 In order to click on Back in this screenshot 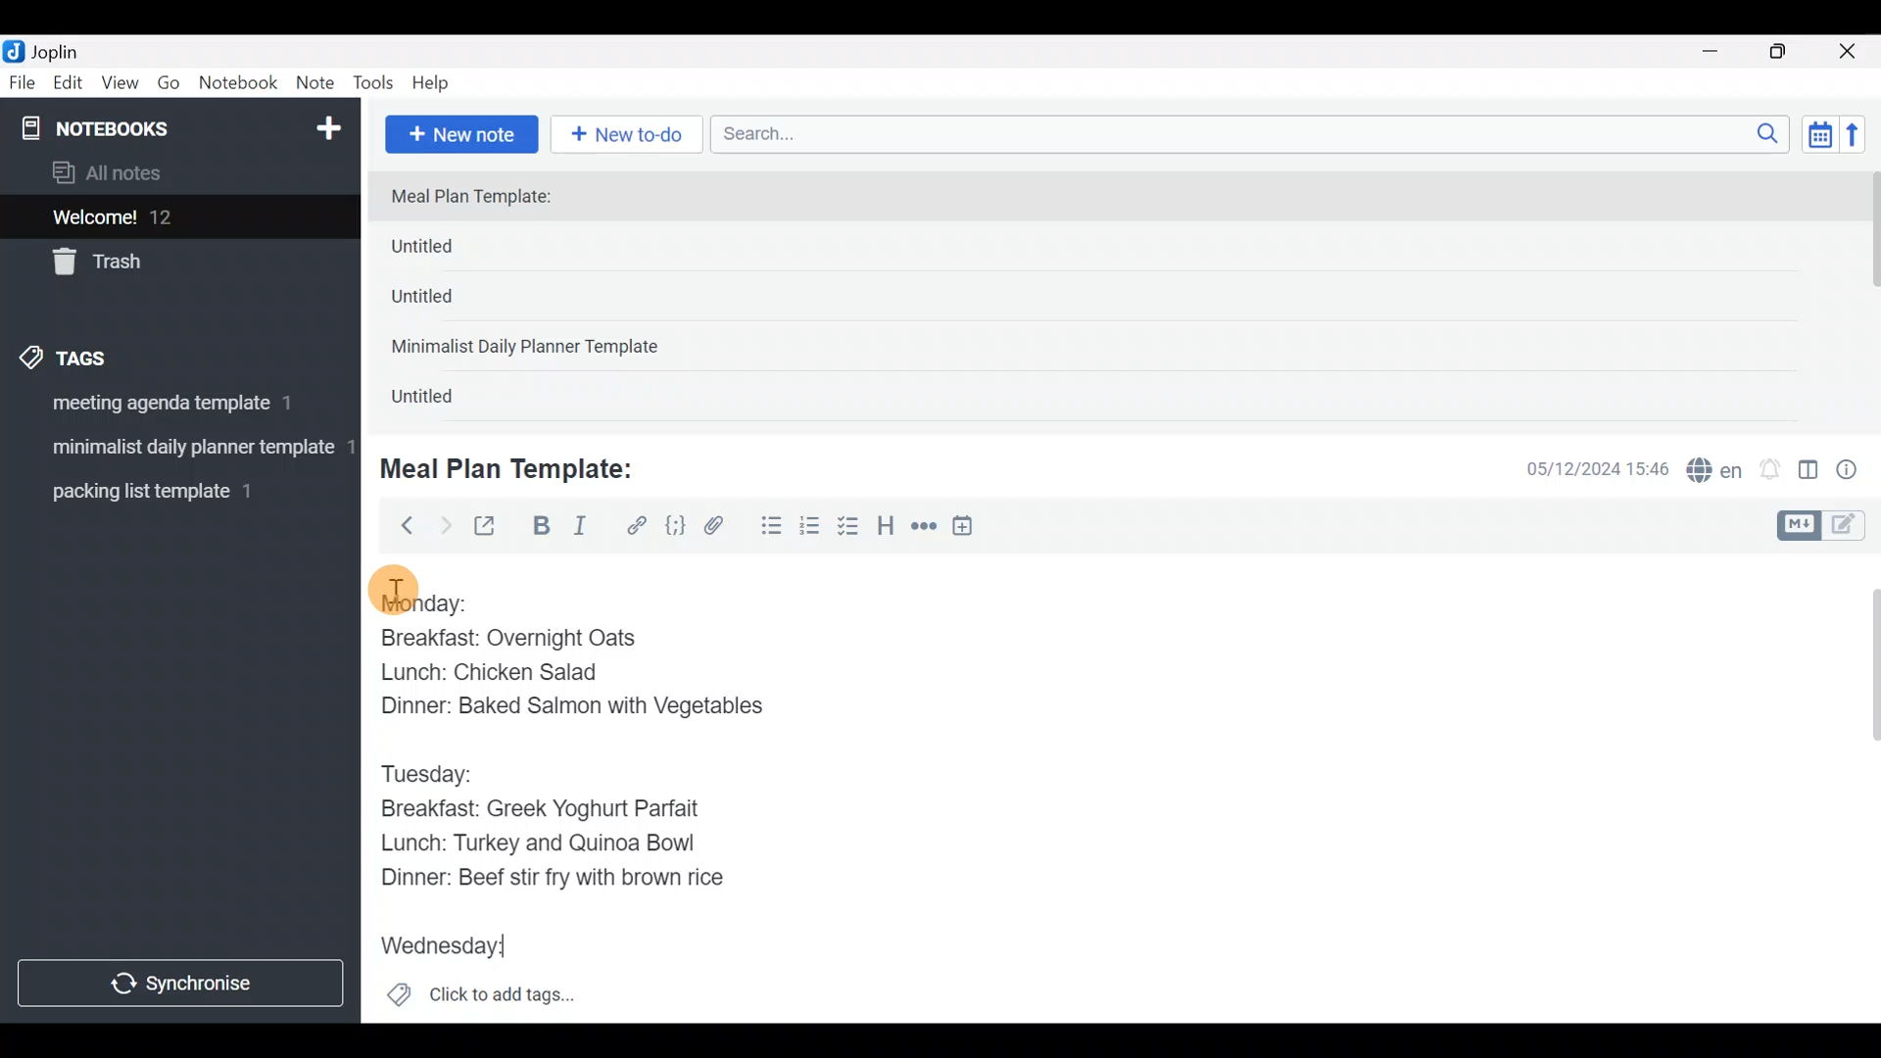, I will do `click(399, 524)`.